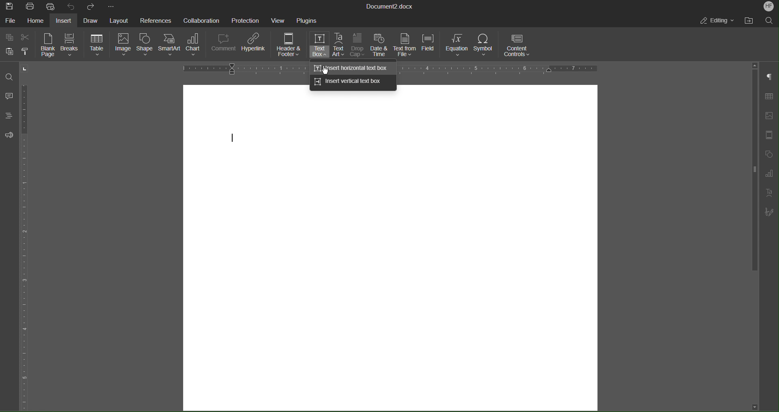  Describe the element at coordinates (9, 135) in the screenshot. I see `Feedback and Support` at that location.